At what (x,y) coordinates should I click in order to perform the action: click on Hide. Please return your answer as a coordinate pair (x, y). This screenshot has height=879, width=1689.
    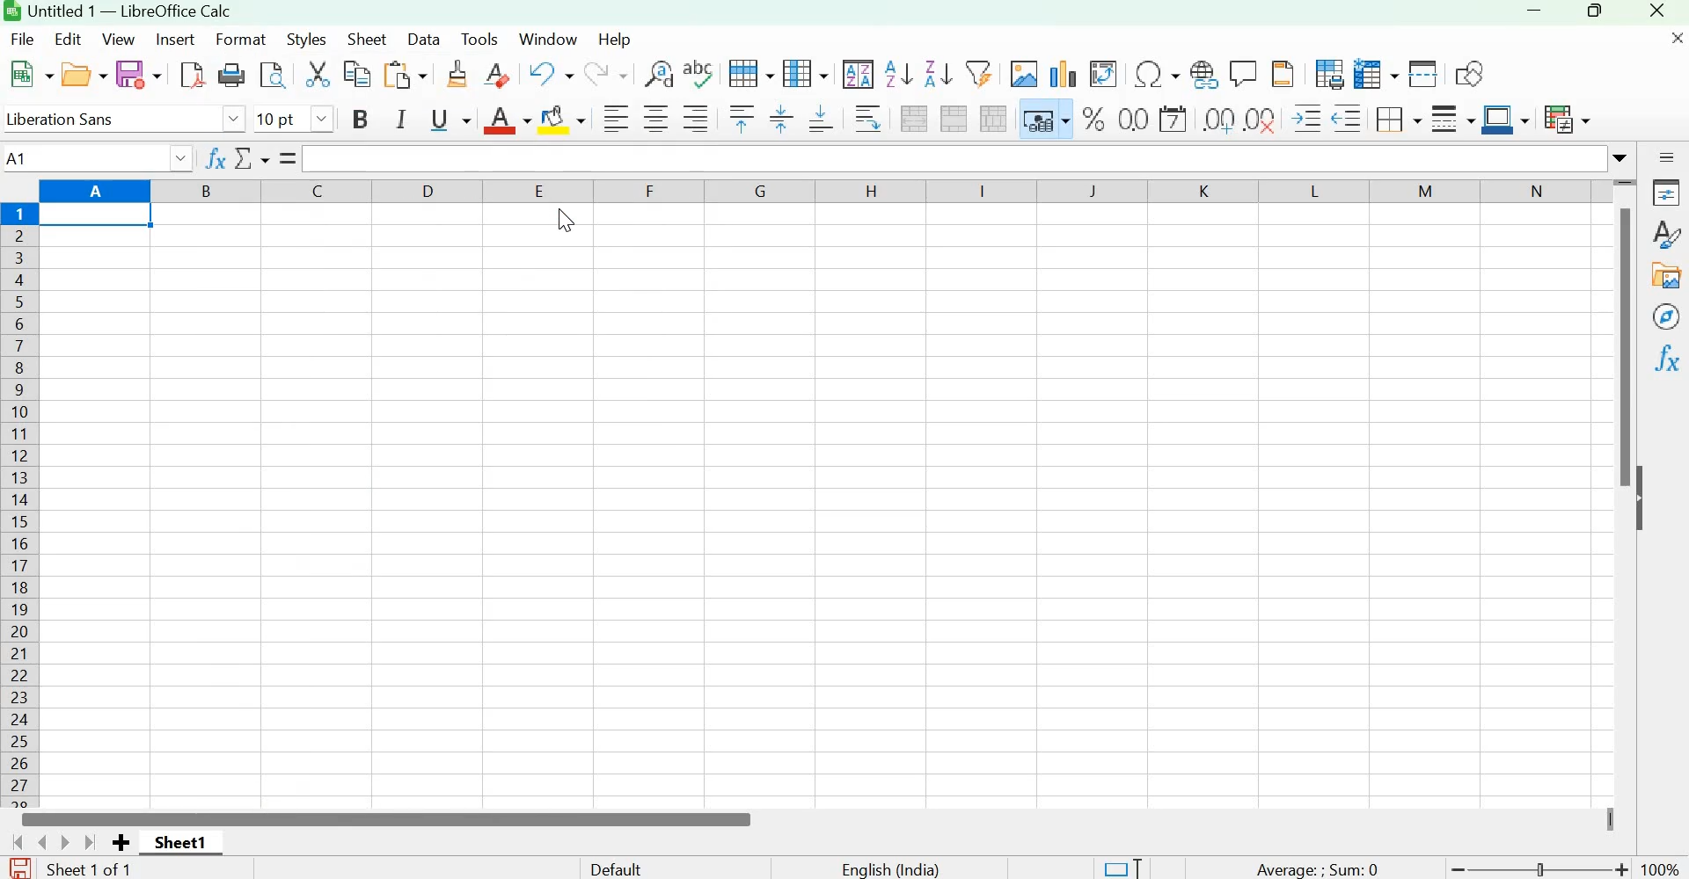
    Looking at the image, I should click on (1649, 504).